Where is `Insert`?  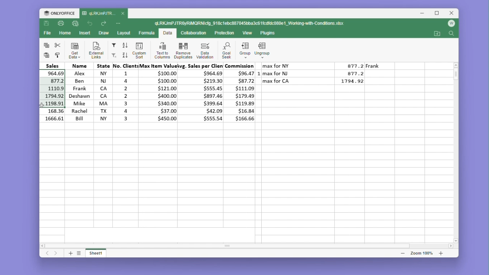 Insert is located at coordinates (85, 32).